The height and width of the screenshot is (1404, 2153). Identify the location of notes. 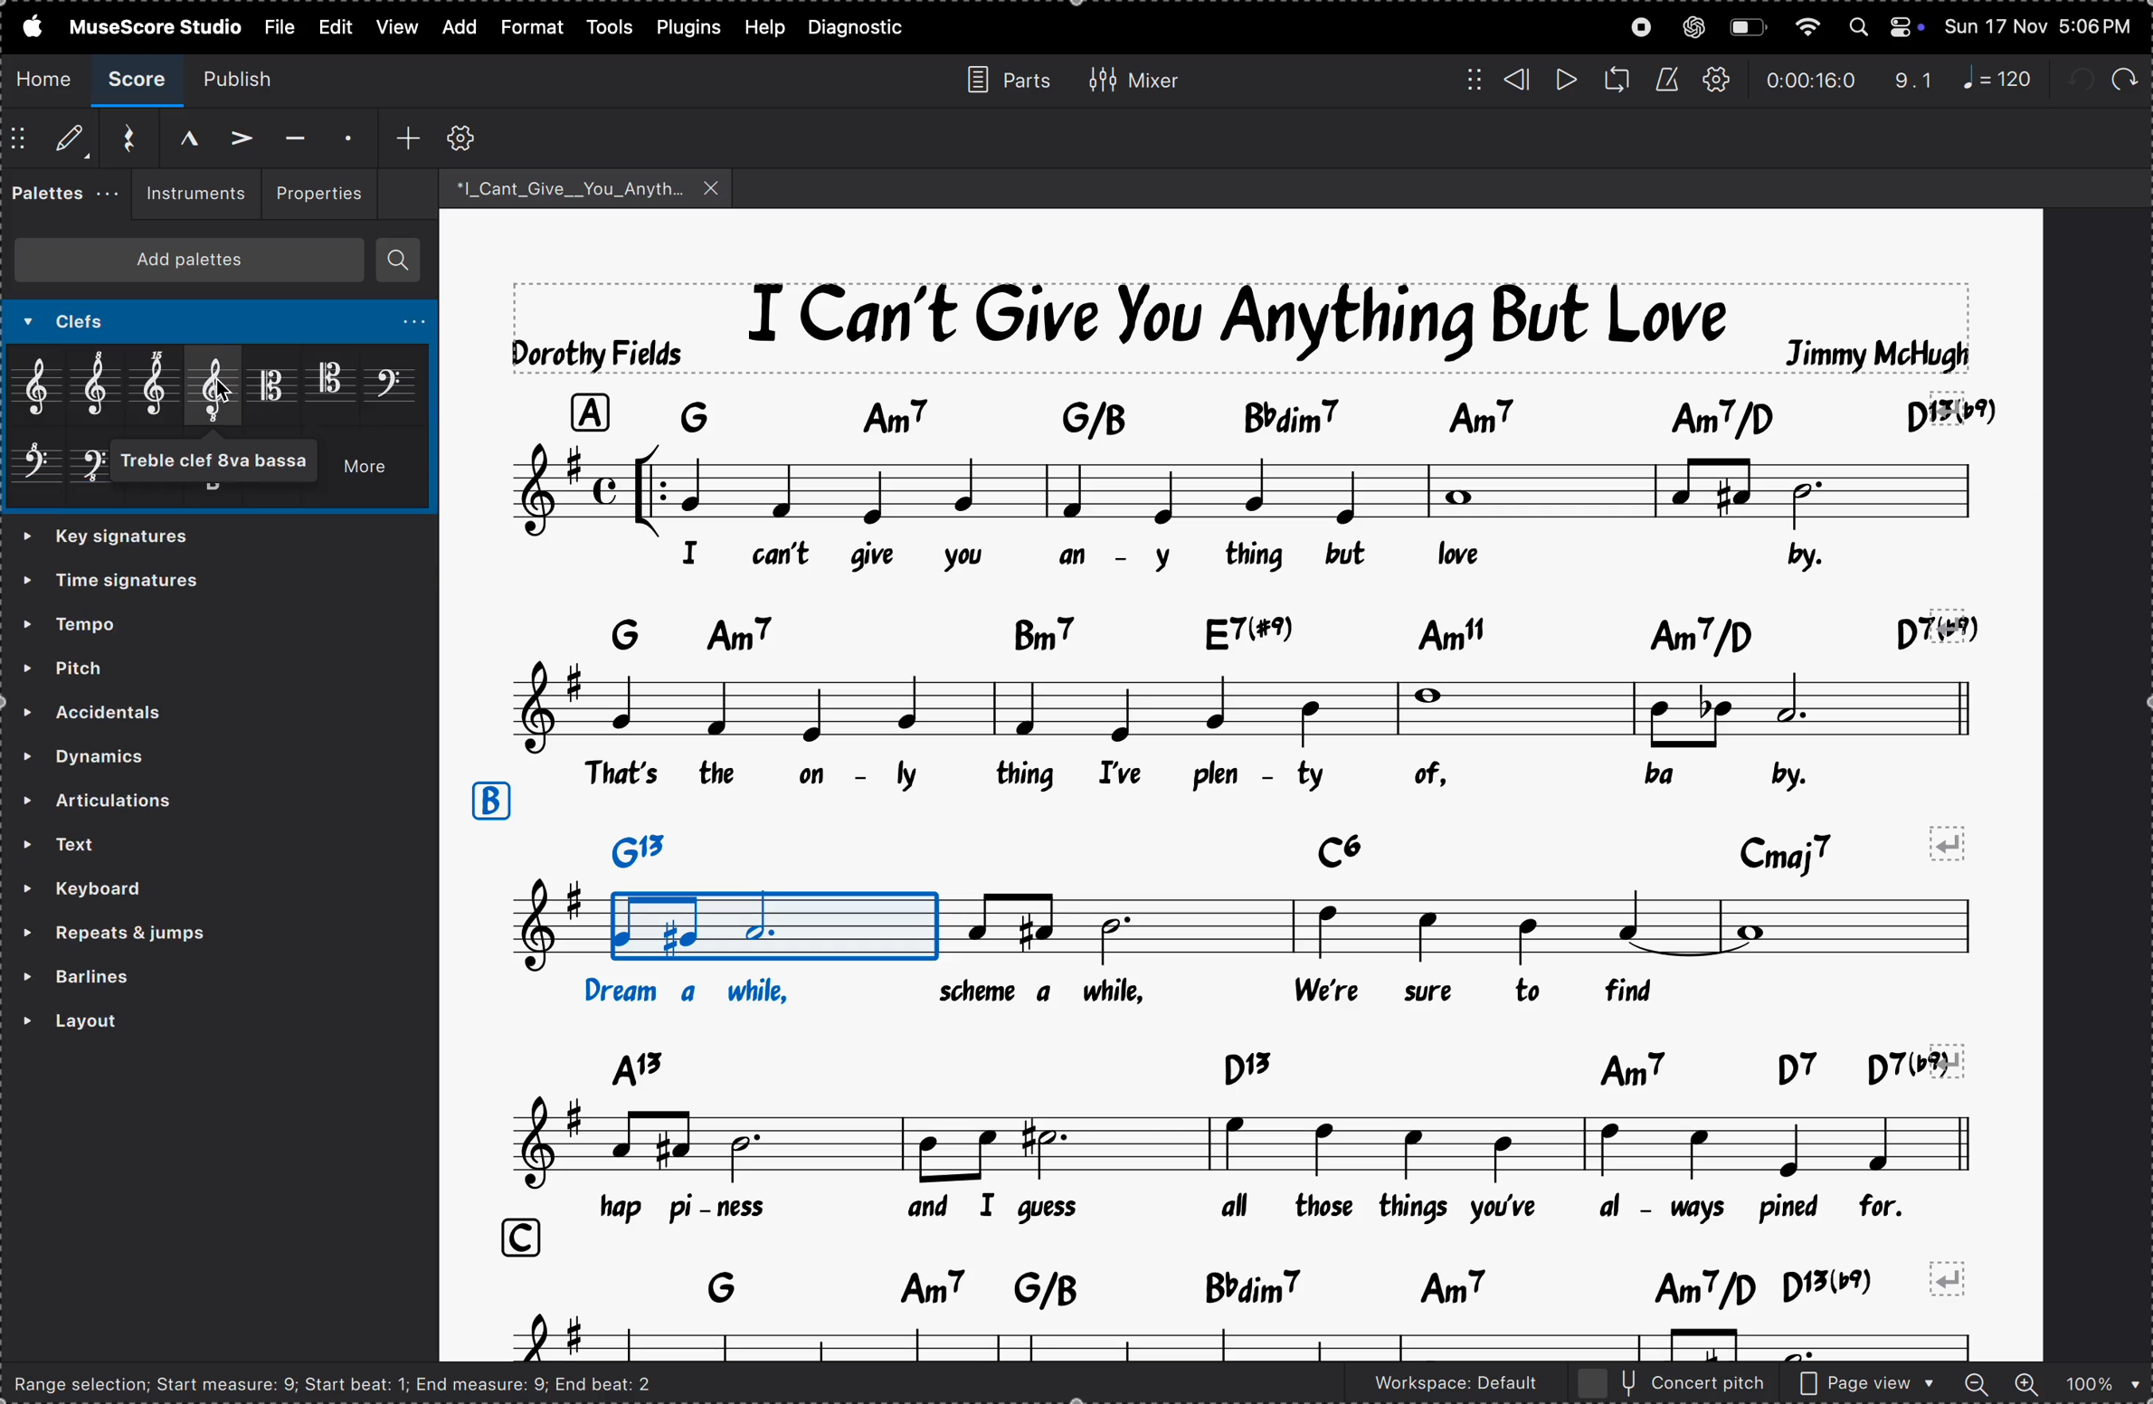
(1219, 929).